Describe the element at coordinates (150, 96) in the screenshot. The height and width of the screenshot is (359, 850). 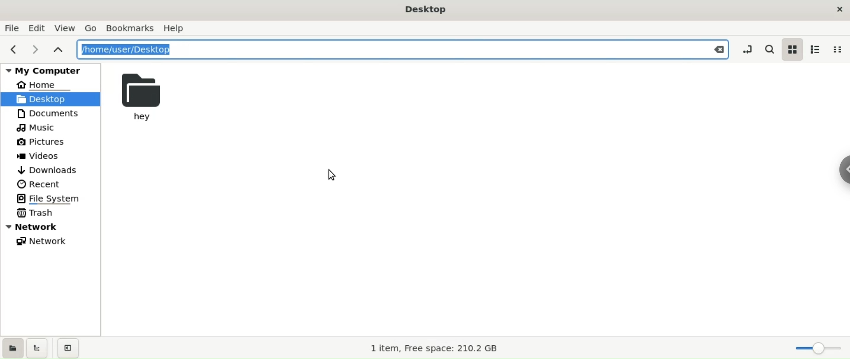
I see `hey` at that location.